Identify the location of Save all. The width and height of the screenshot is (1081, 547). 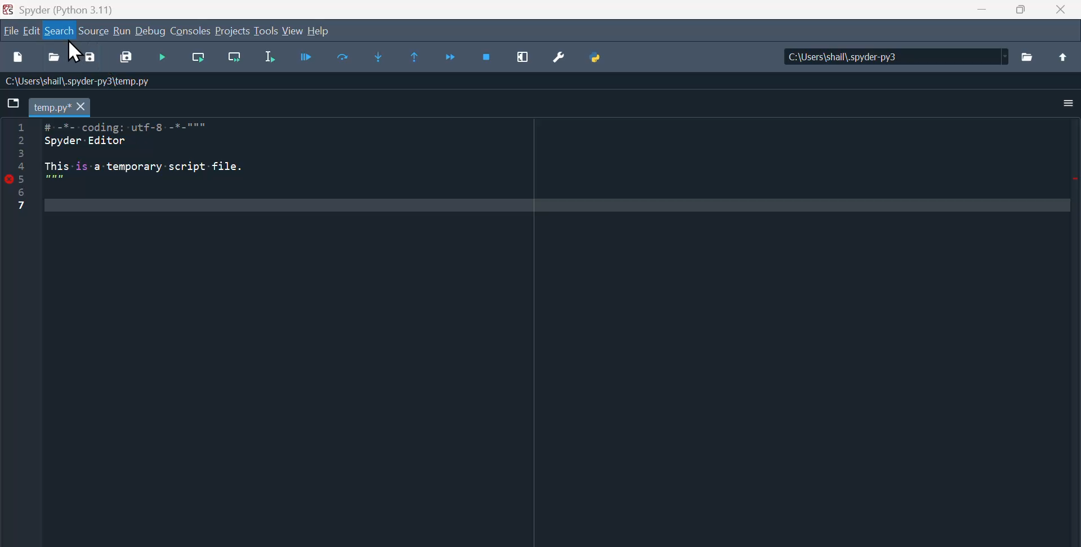
(127, 58).